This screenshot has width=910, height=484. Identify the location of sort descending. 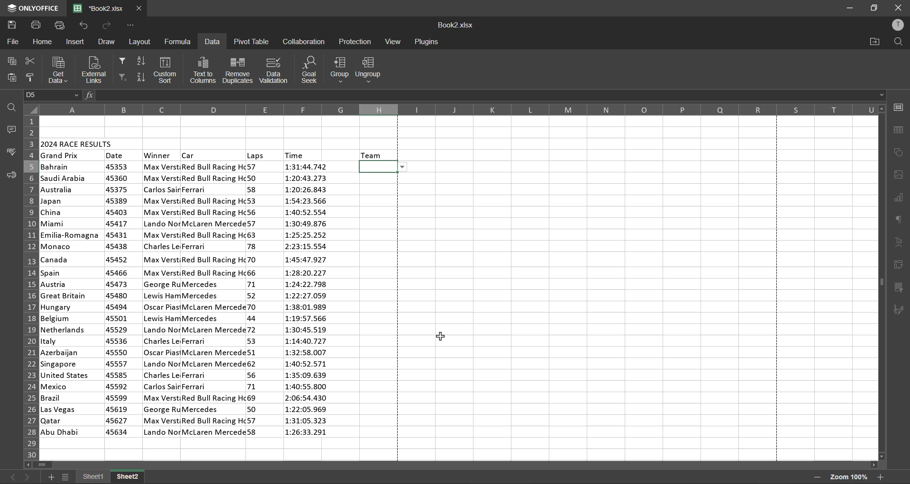
(141, 76).